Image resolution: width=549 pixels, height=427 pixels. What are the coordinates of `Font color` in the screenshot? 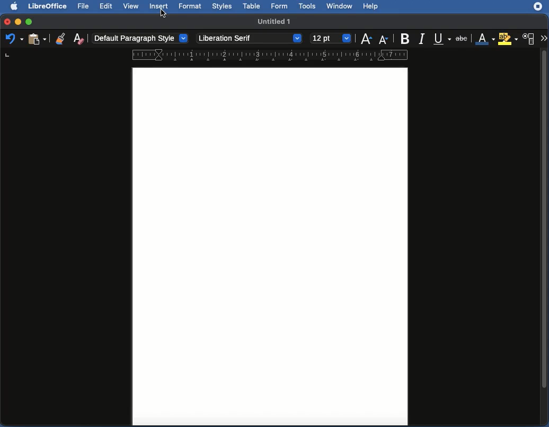 It's located at (484, 39).